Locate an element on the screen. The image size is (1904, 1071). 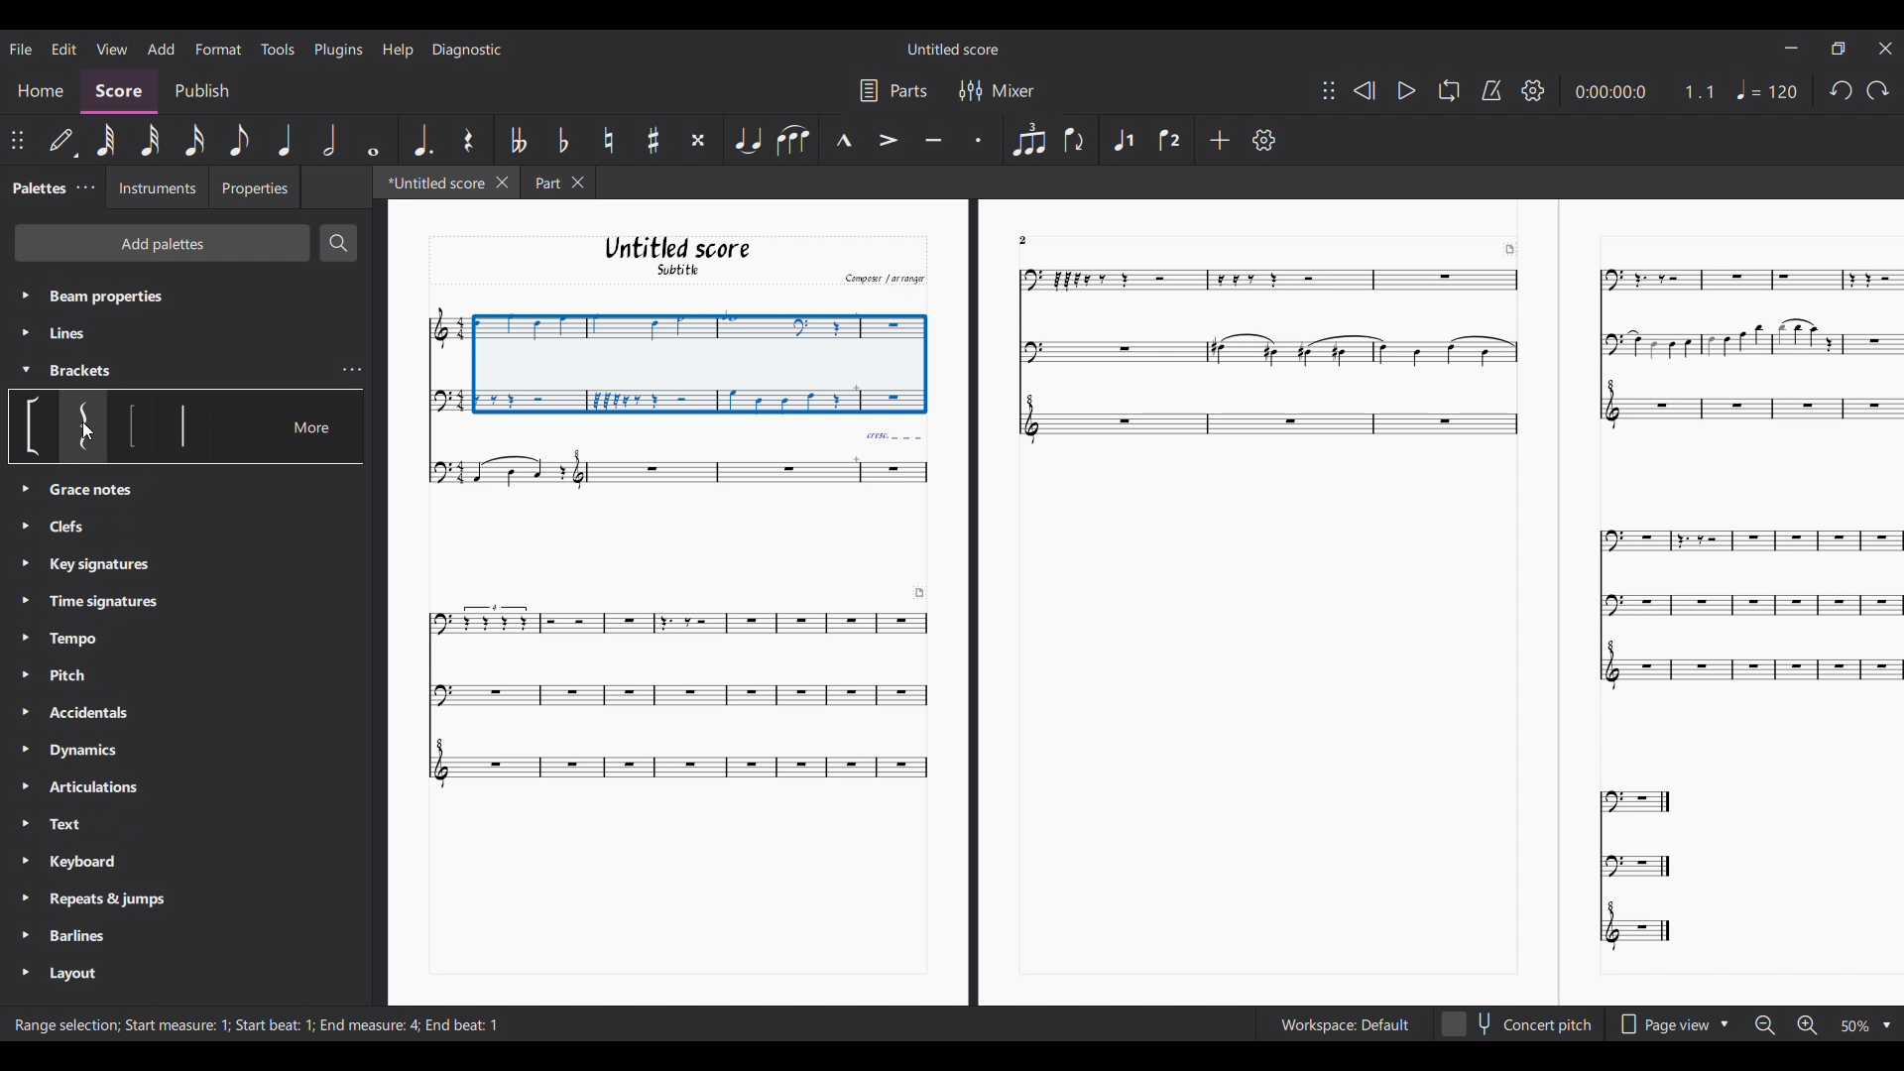
Toggle sharp is located at coordinates (654, 140).